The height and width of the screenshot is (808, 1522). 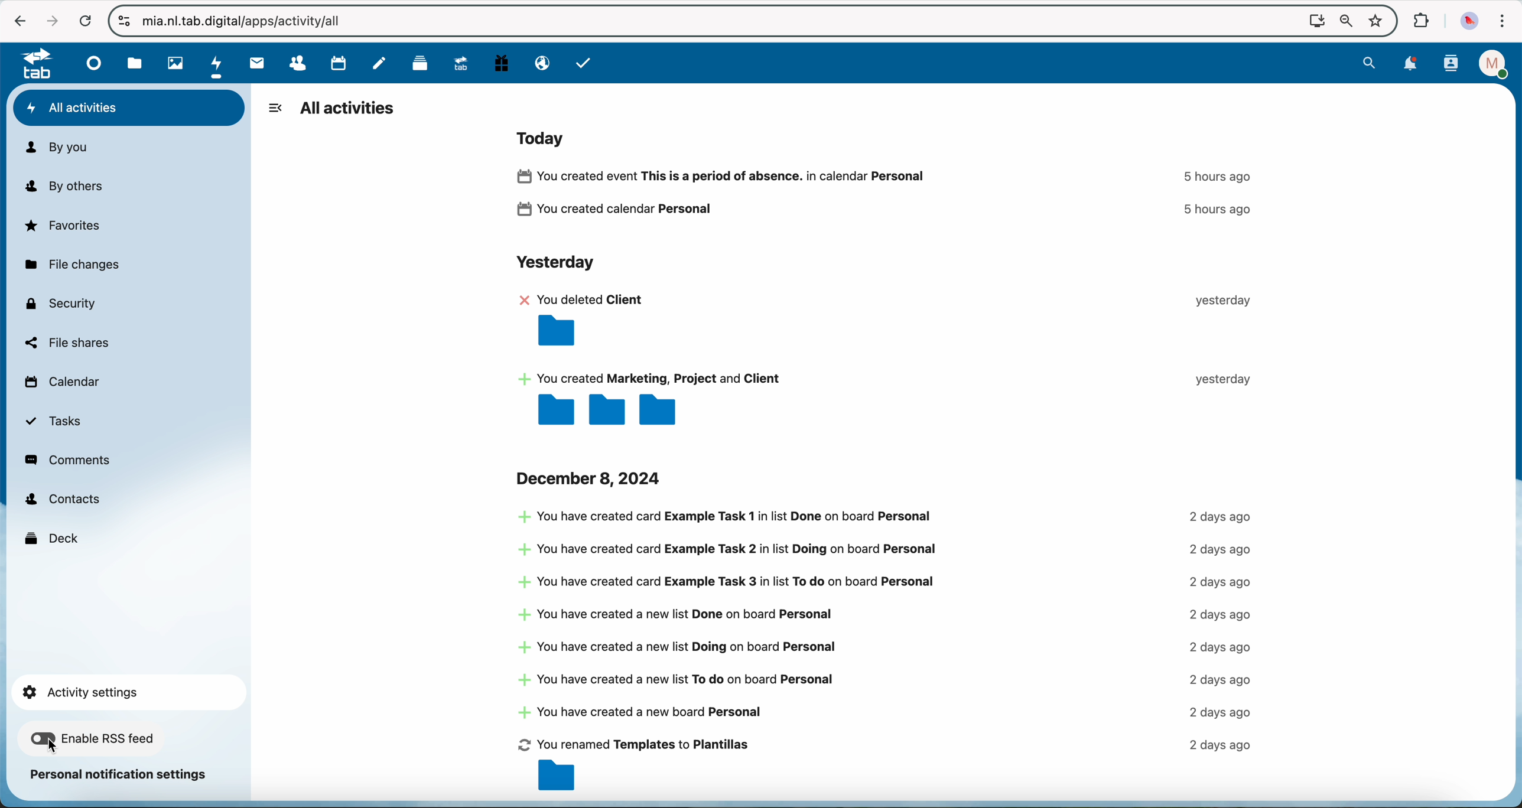 I want to click on search, so click(x=1369, y=63).